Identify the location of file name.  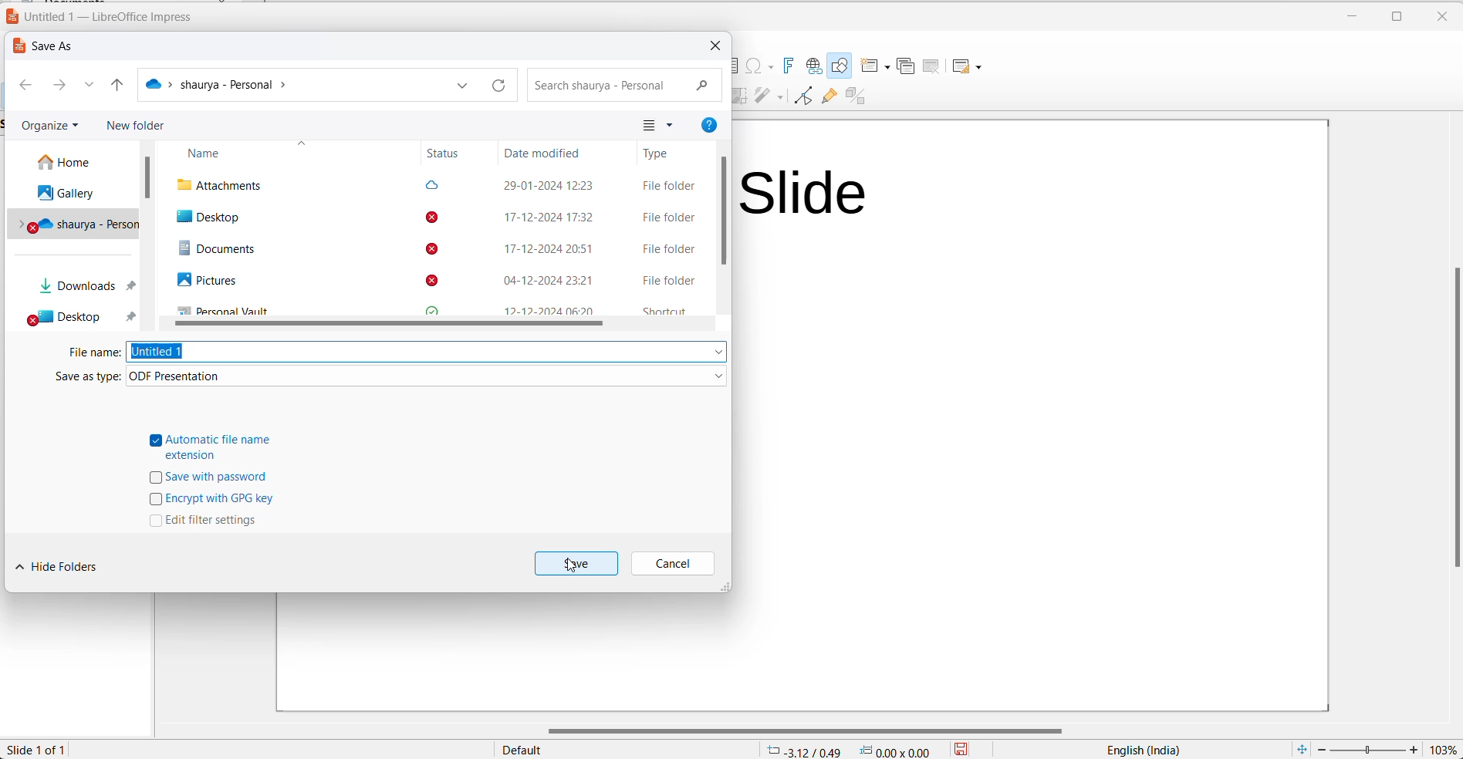
(94, 353).